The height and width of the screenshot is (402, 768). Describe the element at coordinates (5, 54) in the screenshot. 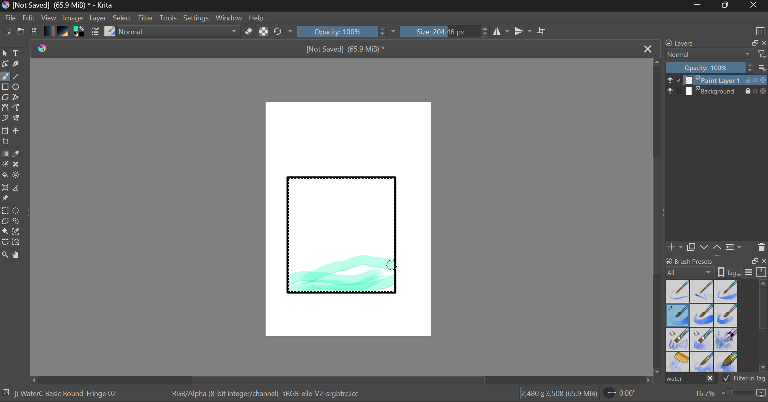

I see `Select` at that location.